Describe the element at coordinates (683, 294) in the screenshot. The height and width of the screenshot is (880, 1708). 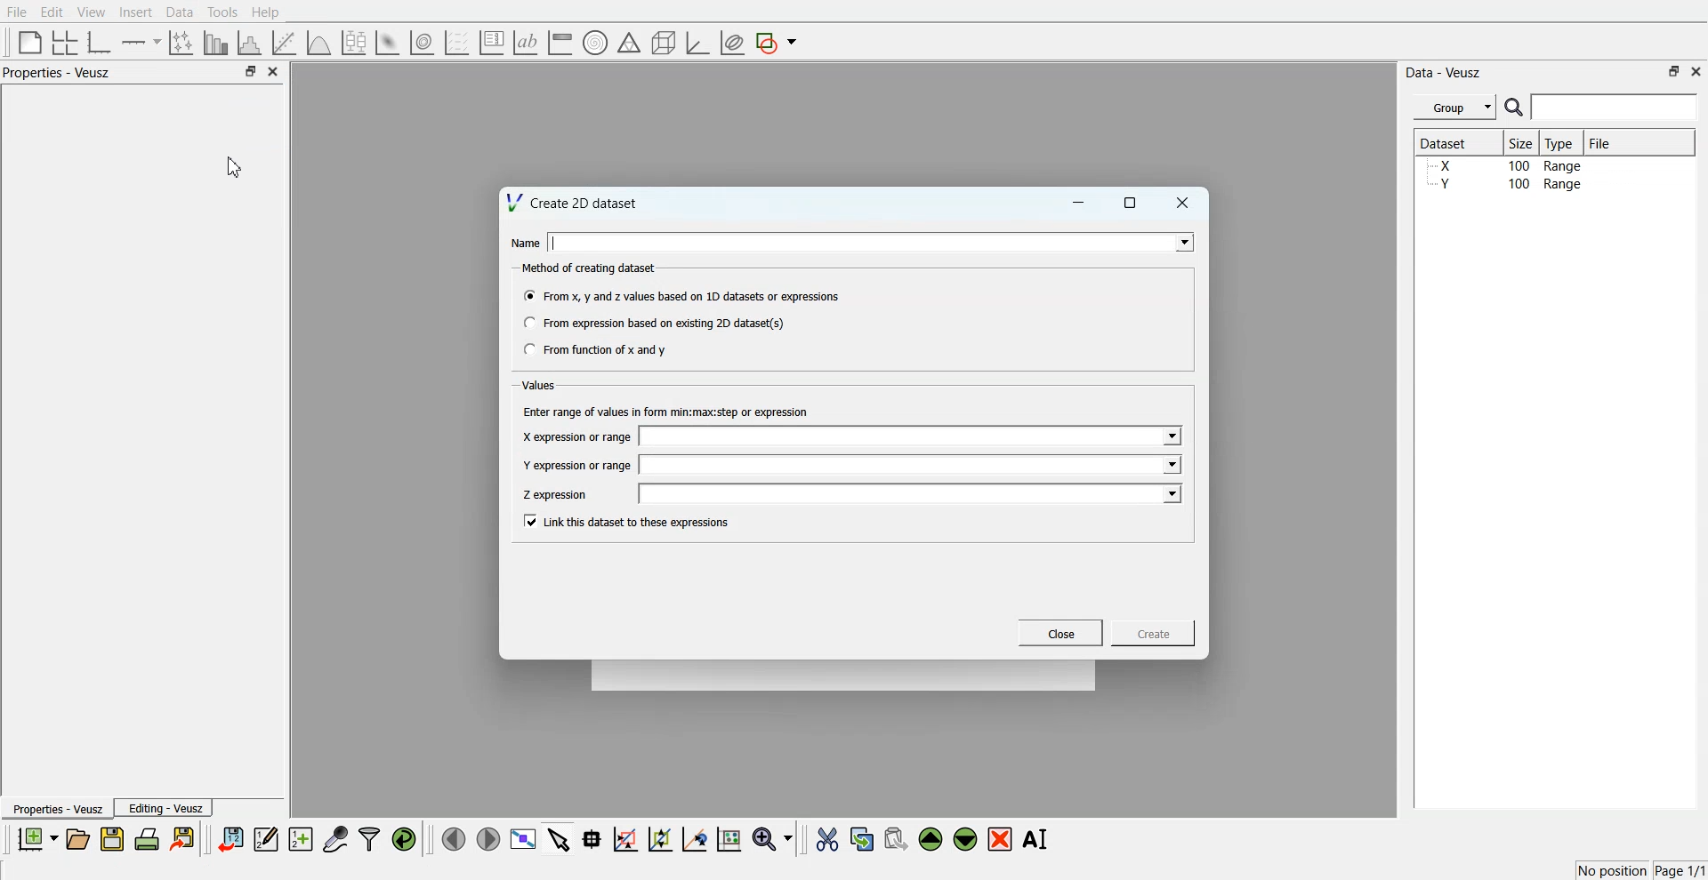
I see `|  (& Fromx, y and z values based on 1D datasets or expressions` at that location.